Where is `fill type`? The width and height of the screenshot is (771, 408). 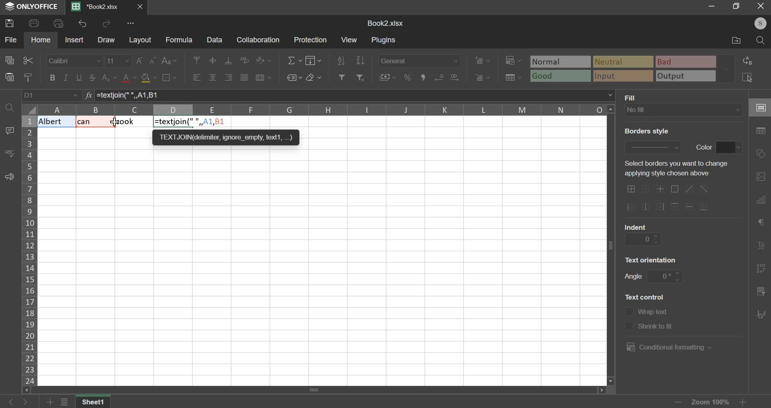
fill type is located at coordinates (683, 110).